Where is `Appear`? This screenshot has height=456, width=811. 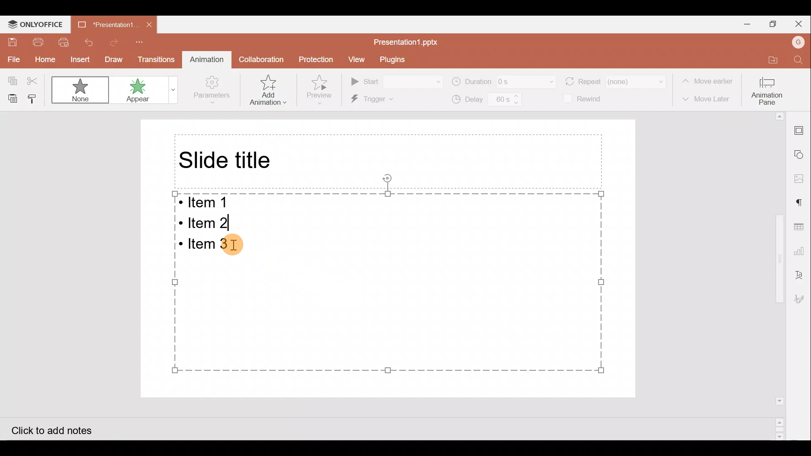 Appear is located at coordinates (145, 92).